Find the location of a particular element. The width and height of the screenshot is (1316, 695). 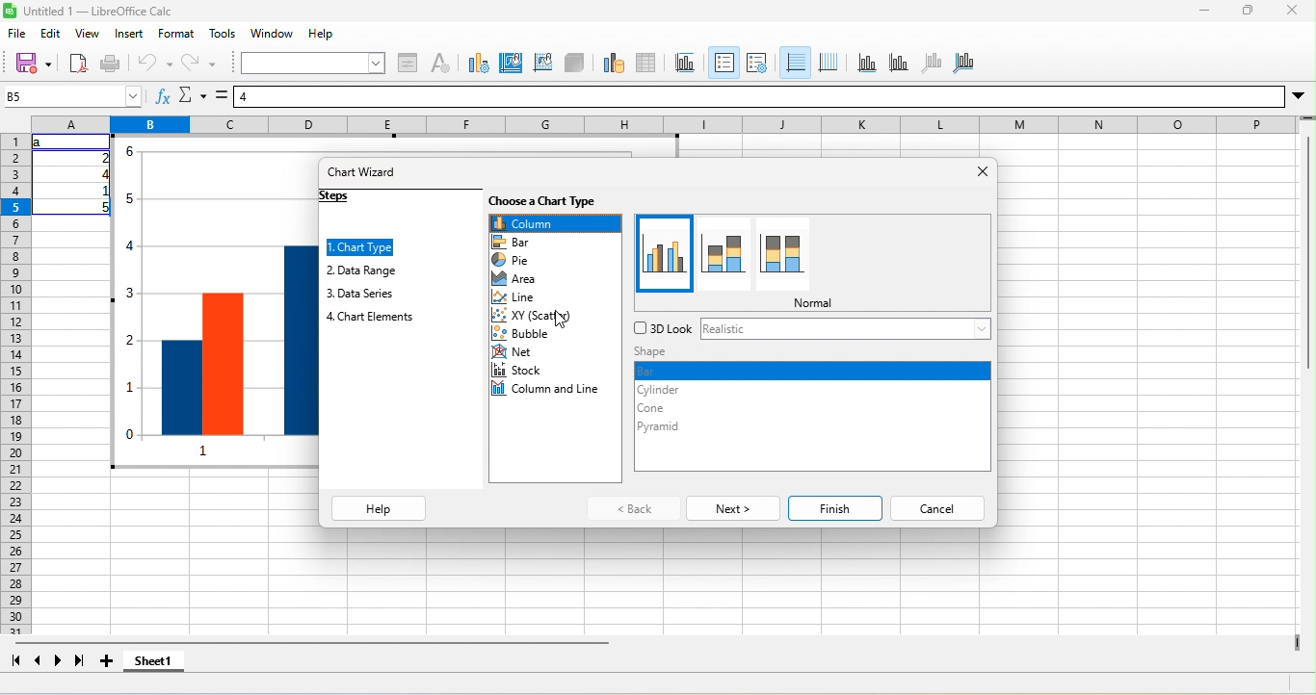

xy is located at coordinates (555, 315).